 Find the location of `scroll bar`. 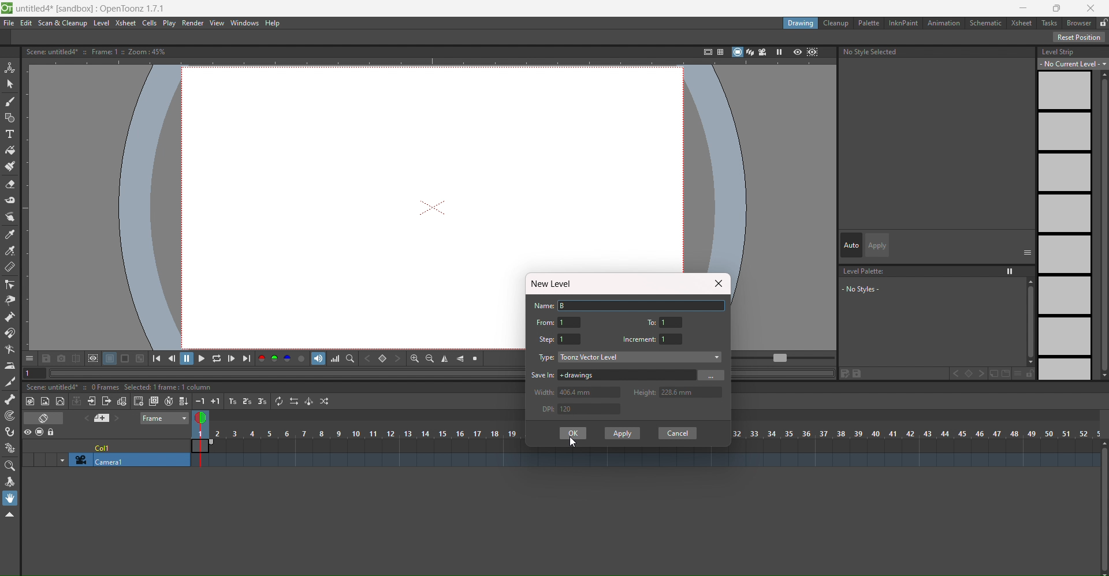

scroll bar is located at coordinates (1027, 321).